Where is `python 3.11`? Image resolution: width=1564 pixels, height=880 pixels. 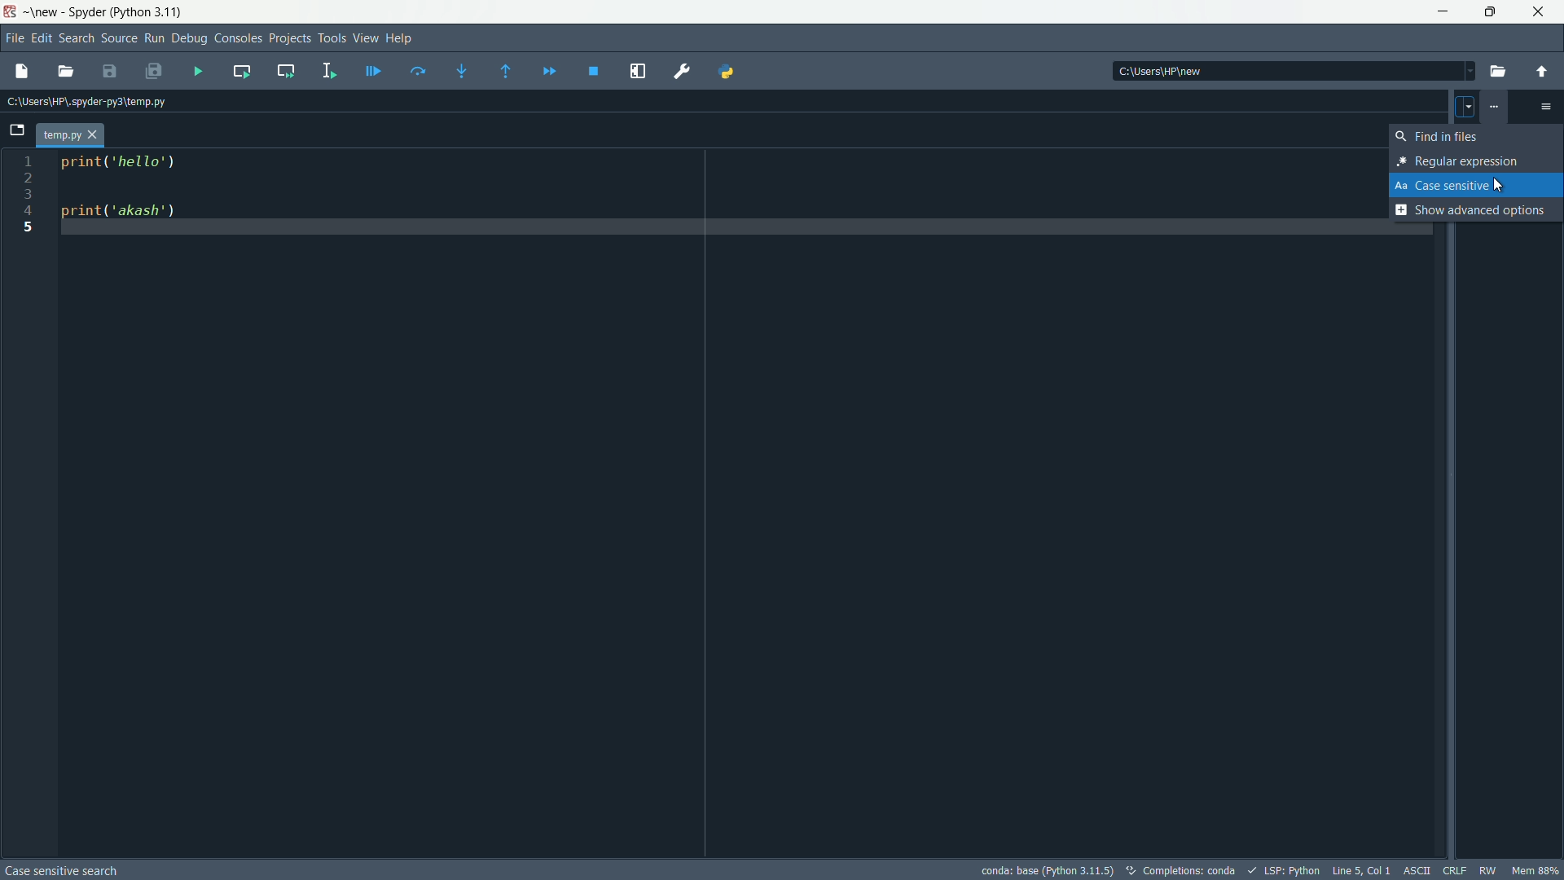
python 3.11 is located at coordinates (151, 11).